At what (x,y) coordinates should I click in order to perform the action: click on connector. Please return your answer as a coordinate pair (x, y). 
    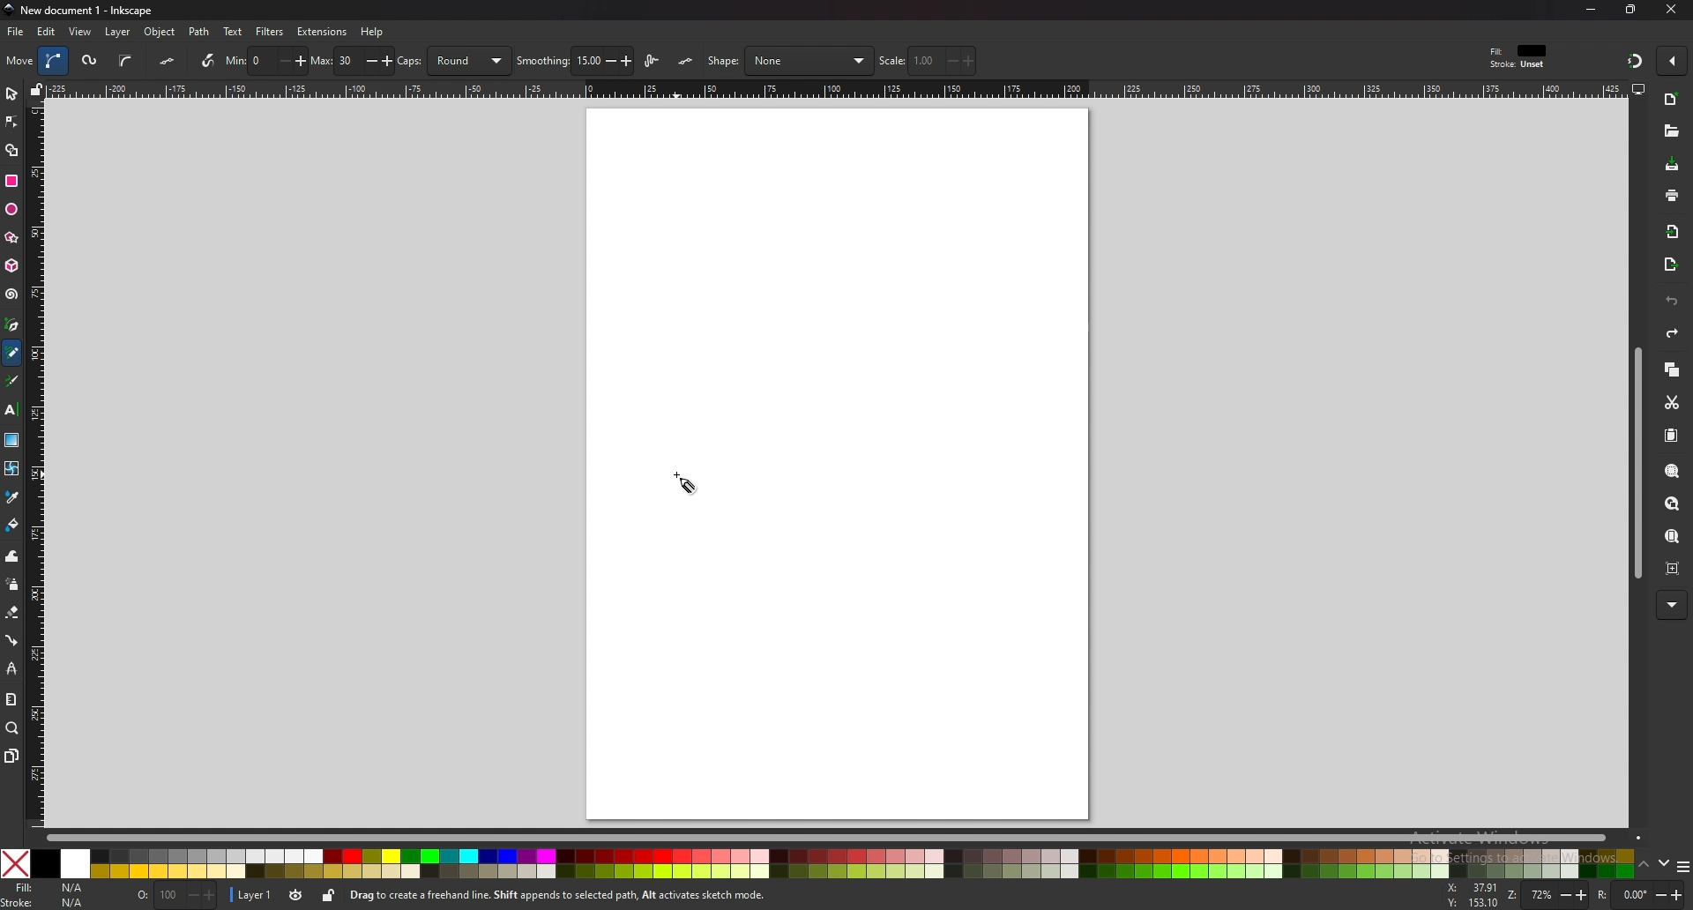
    Looking at the image, I should click on (11, 640).